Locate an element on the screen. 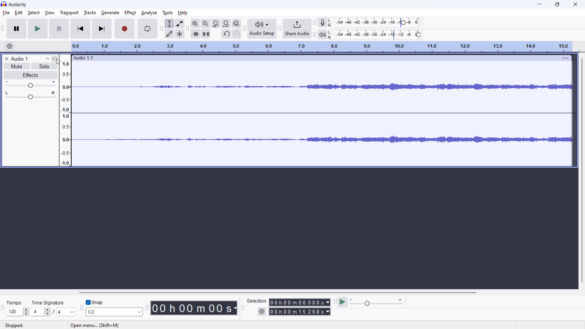 This screenshot has height=329, width=585. file is located at coordinates (6, 13).